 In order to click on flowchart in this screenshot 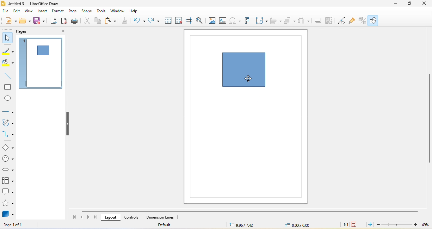, I will do `click(8, 181)`.